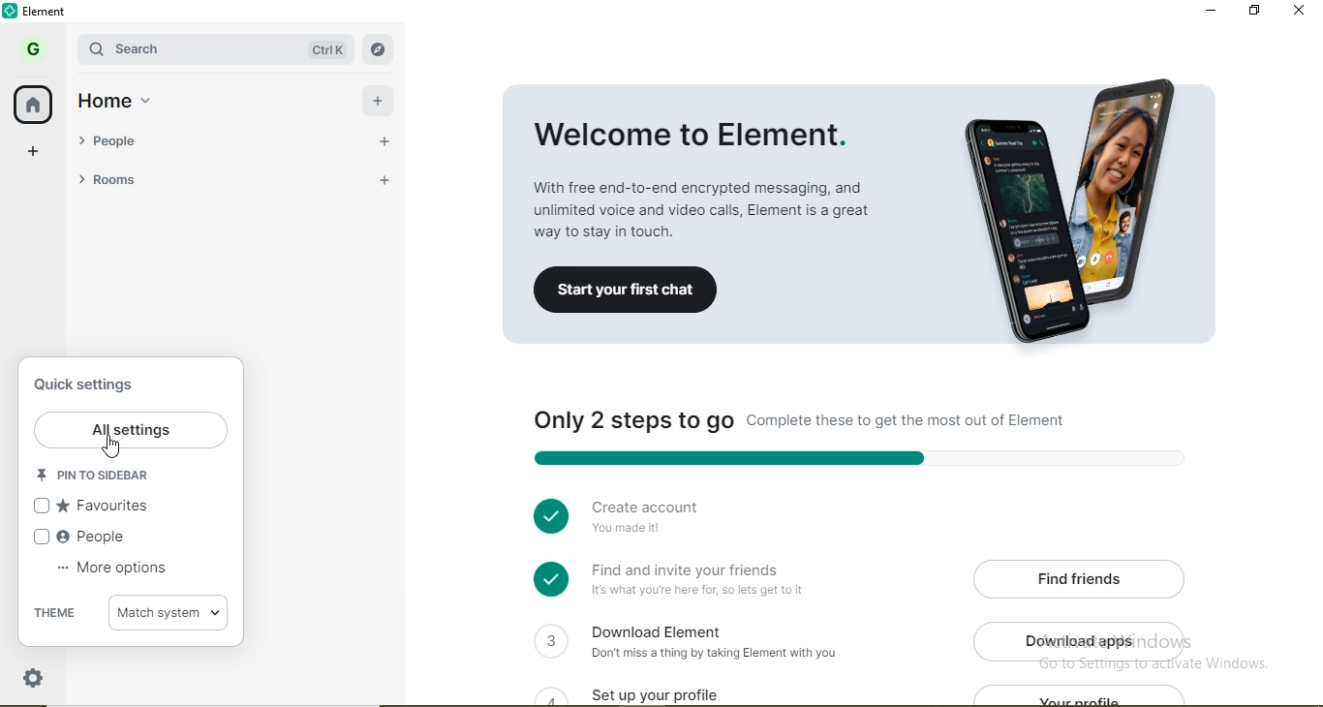  Describe the element at coordinates (159, 139) in the screenshot. I see `People` at that location.